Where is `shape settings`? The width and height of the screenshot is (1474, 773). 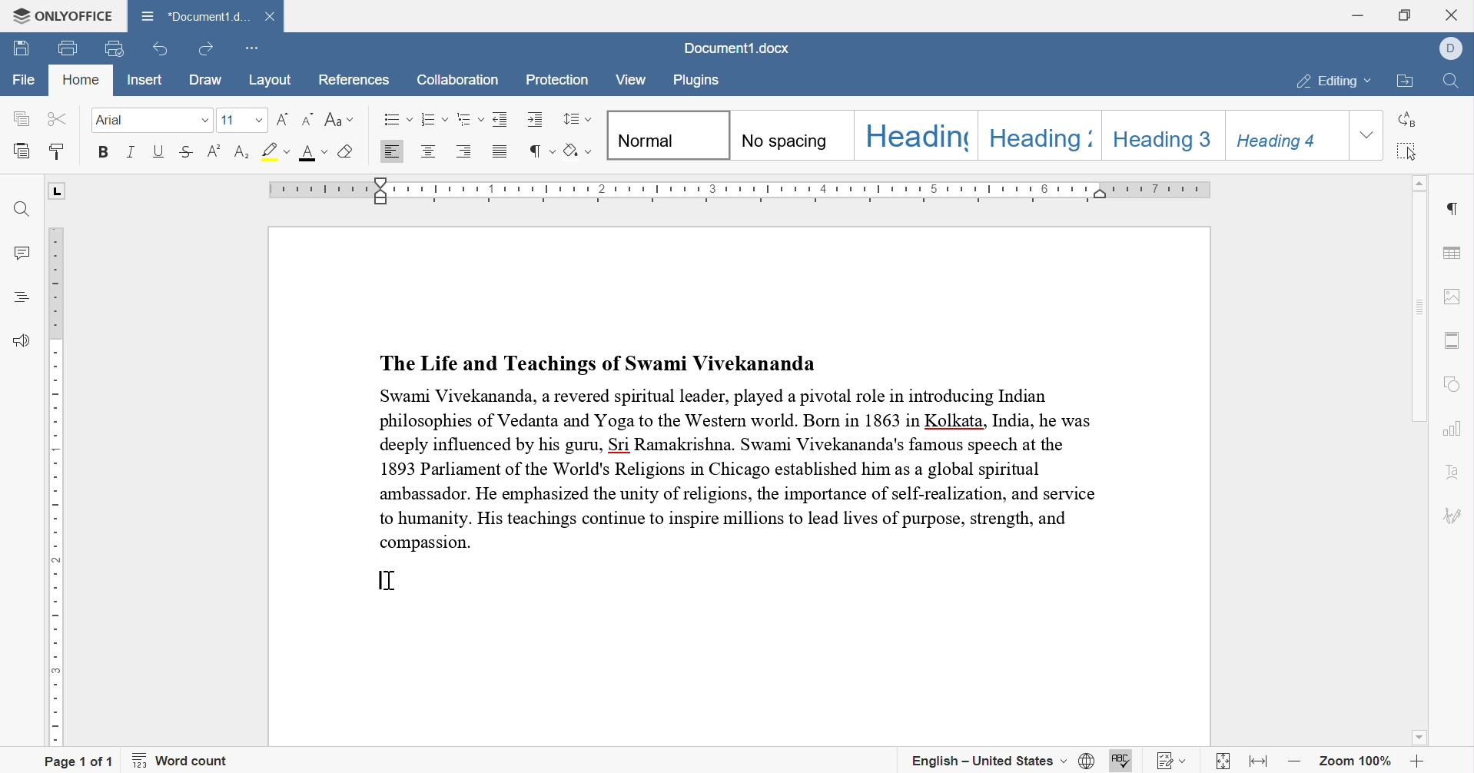
shape settings is located at coordinates (1452, 387).